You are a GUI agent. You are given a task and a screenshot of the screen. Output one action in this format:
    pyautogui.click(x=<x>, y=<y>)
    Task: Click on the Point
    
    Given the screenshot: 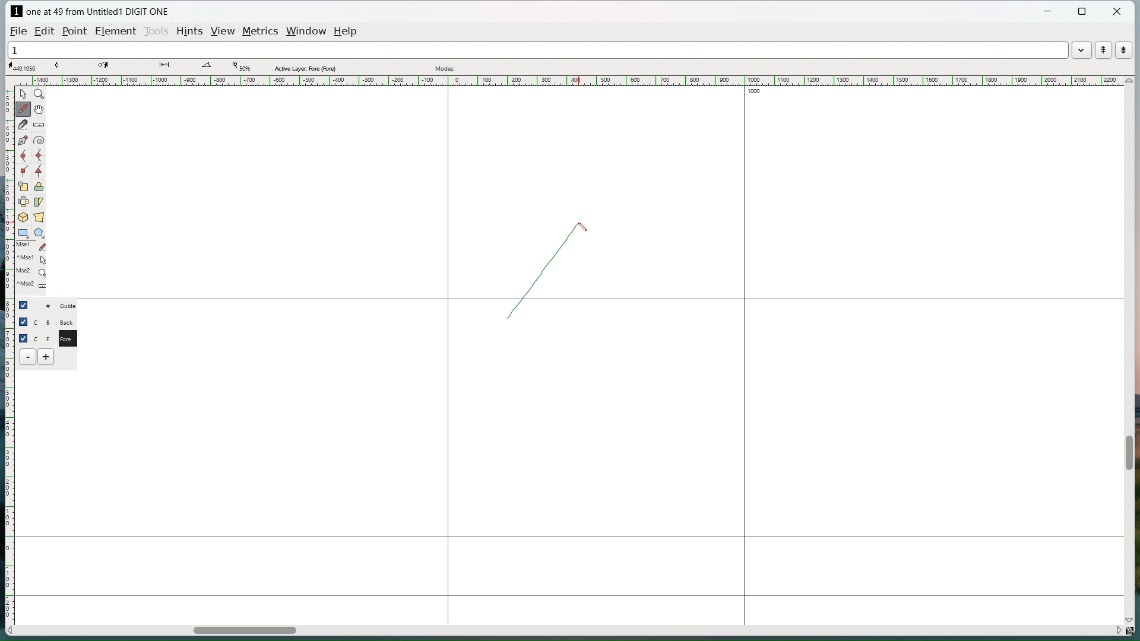 What is the action you would take?
    pyautogui.click(x=77, y=30)
    